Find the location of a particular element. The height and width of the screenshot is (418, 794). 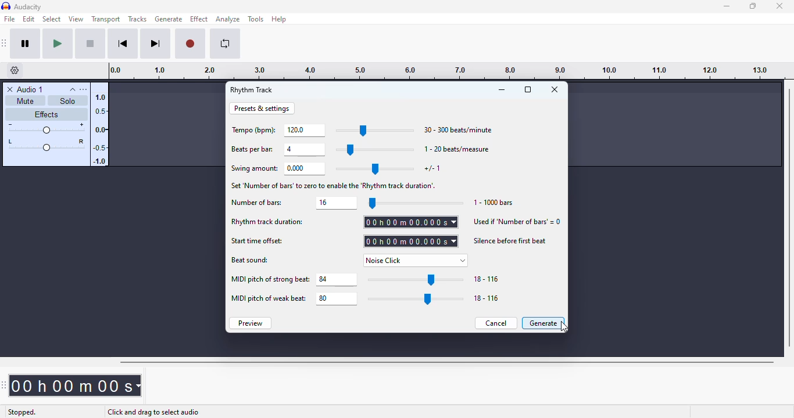

MIDI pitch of strong beat is located at coordinates (270, 279).